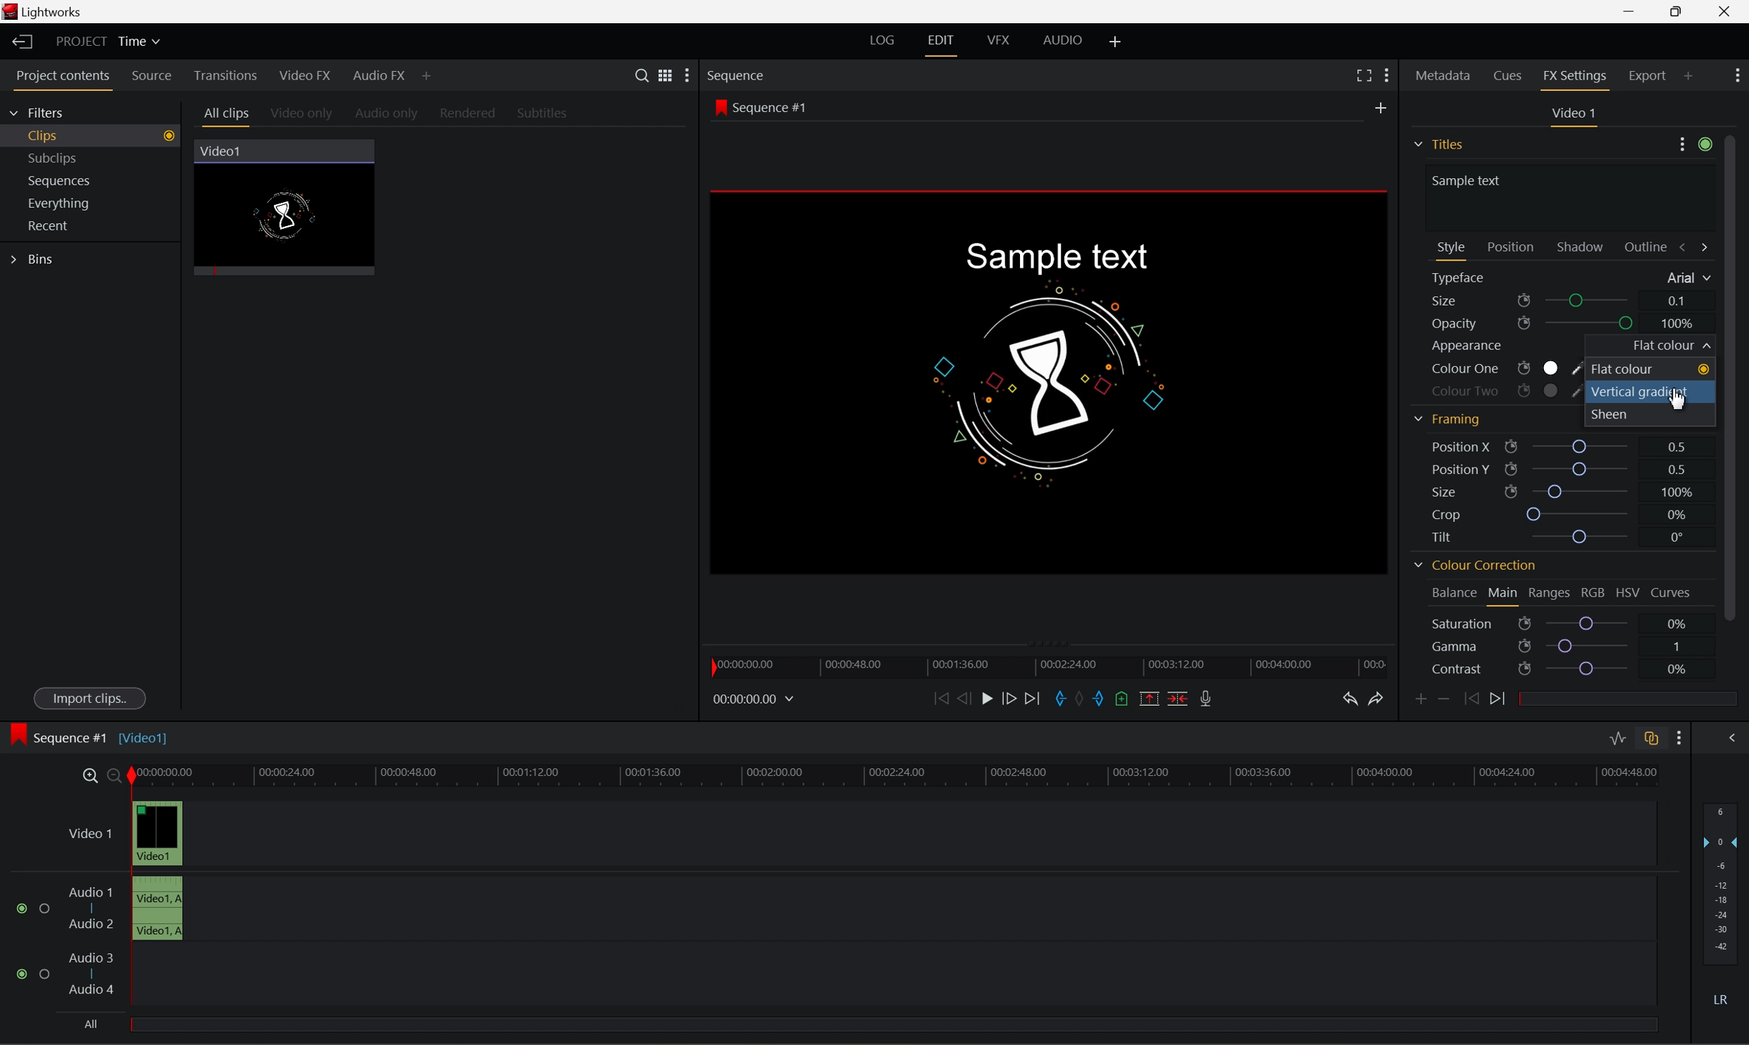 This screenshot has height=1045, width=1749. I want to click on 100%, so click(1678, 324).